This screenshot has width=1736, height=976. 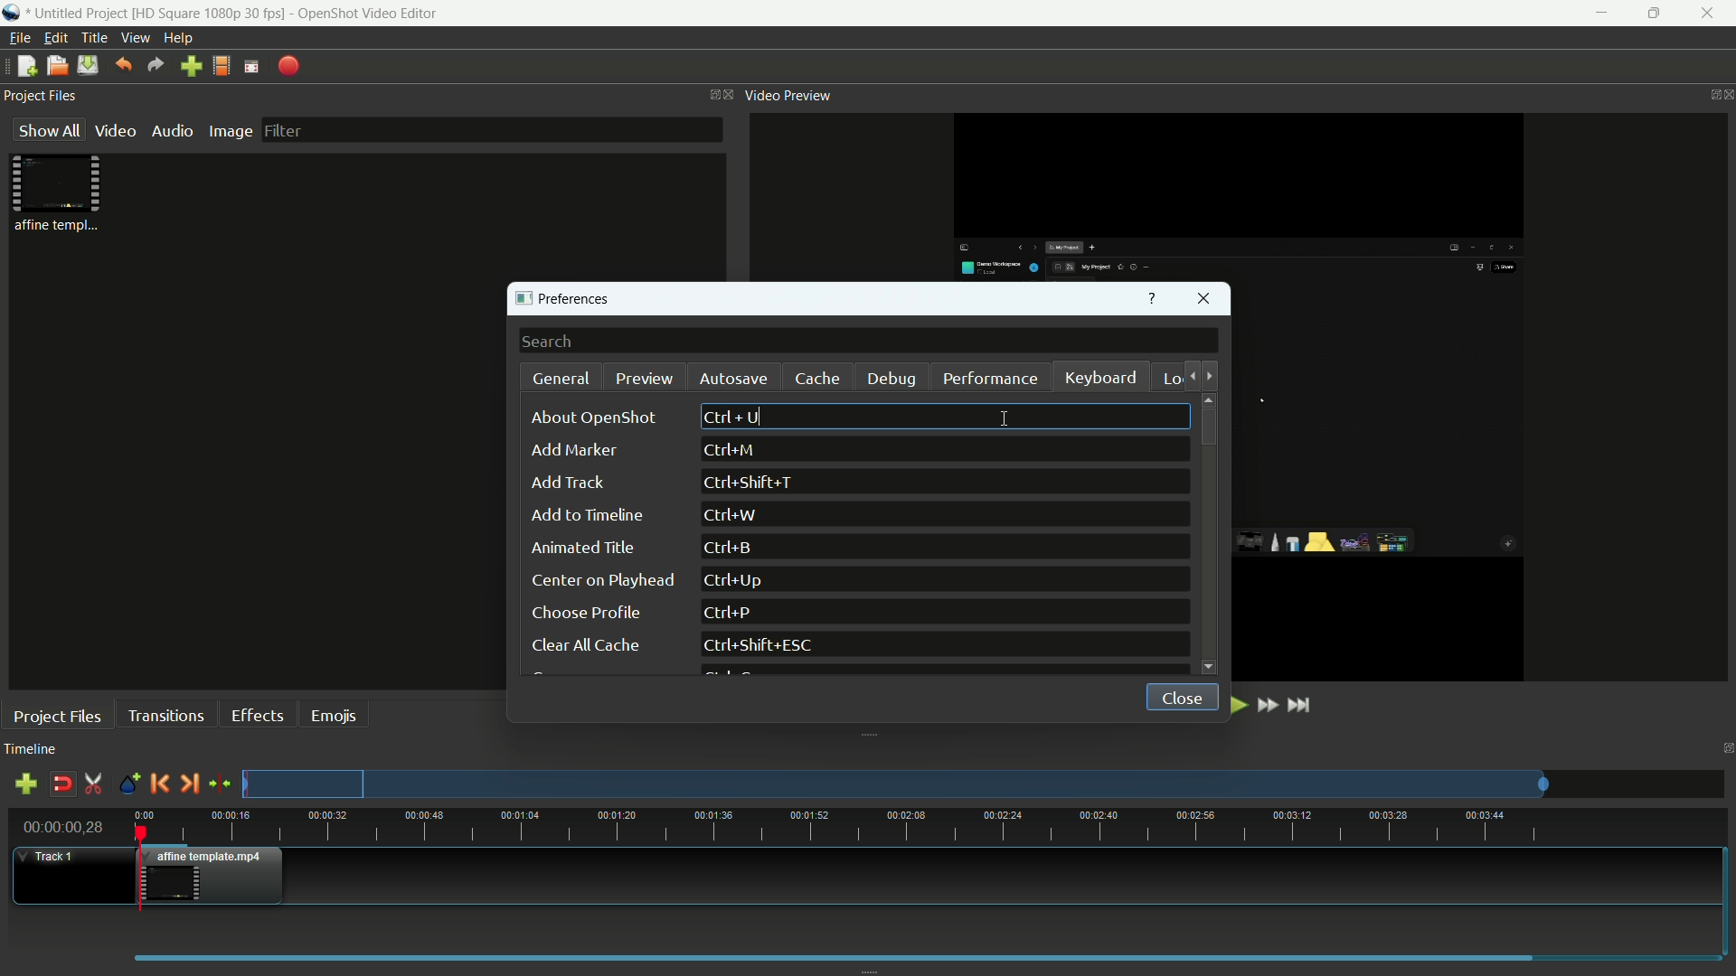 I want to click on profile, so click(x=222, y=66).